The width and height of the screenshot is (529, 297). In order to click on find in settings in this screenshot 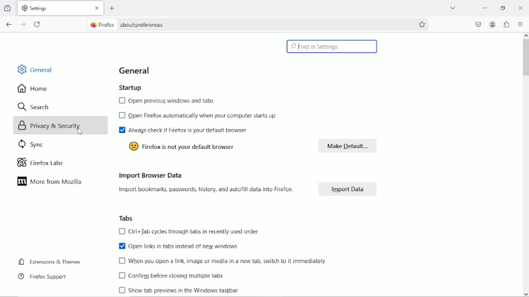, I will do `click(332, 47)`.